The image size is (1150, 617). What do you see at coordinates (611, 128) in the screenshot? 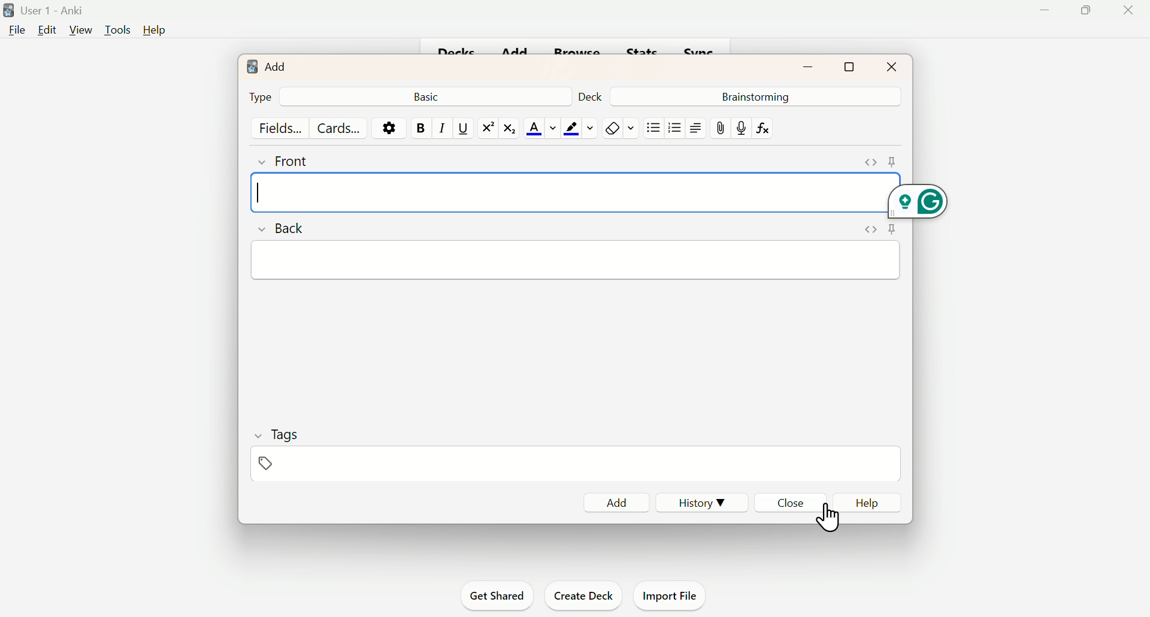
I see `Remove Fornatting` at bounding box center [611, 128].